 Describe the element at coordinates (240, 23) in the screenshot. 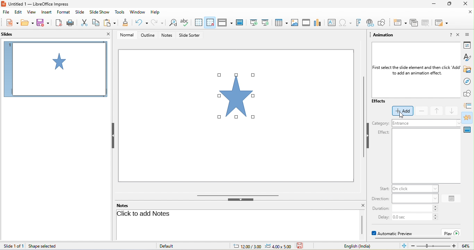

I see `master slide` at that location.